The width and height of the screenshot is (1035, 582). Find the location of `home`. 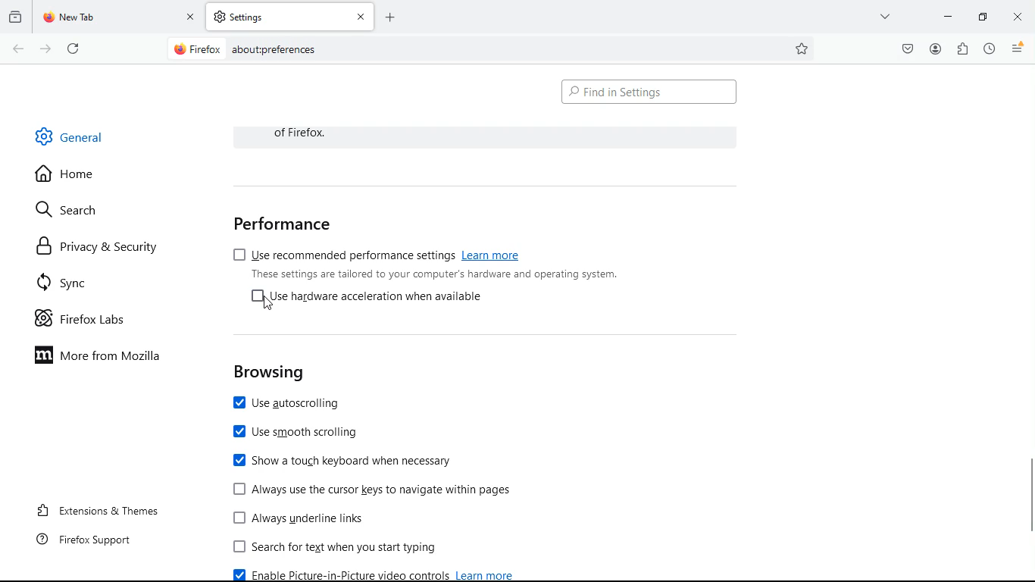

home is located at coordinates (72, 176).